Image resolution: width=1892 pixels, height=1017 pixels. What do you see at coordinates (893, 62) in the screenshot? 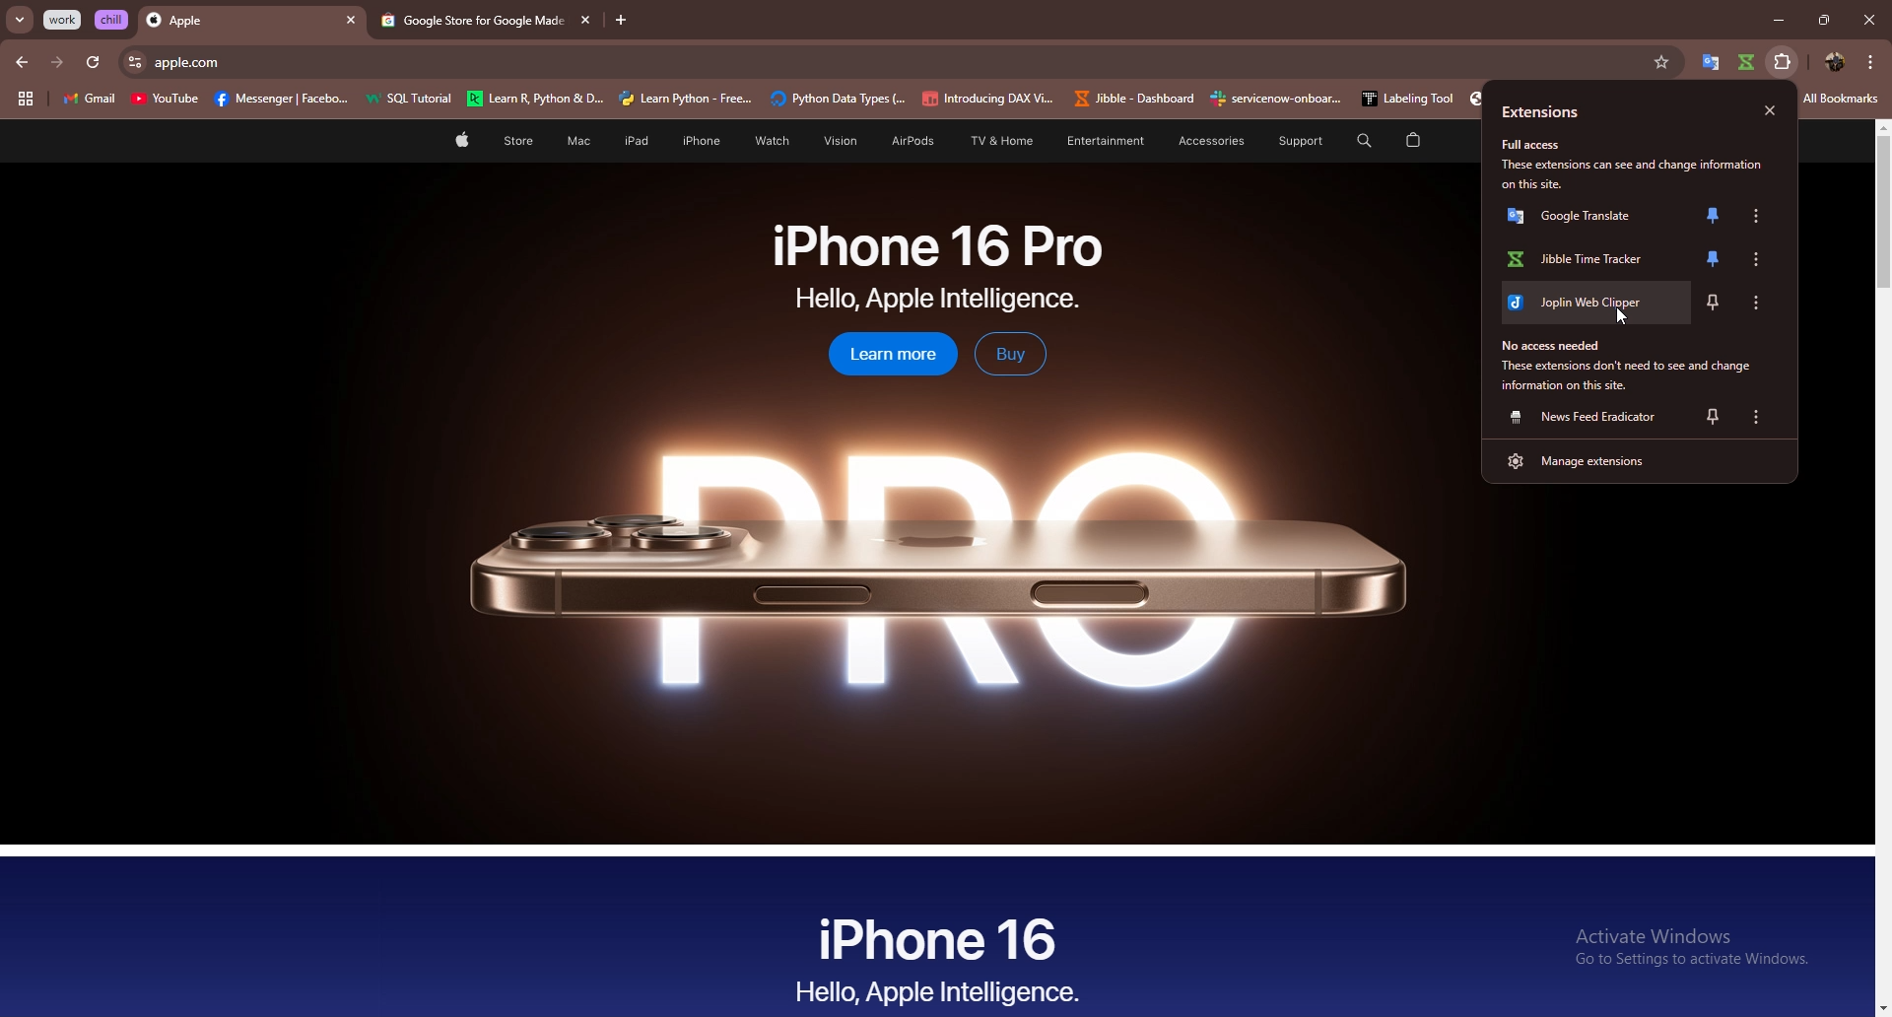
I see `apple.com` at bounding box center [893, 62].